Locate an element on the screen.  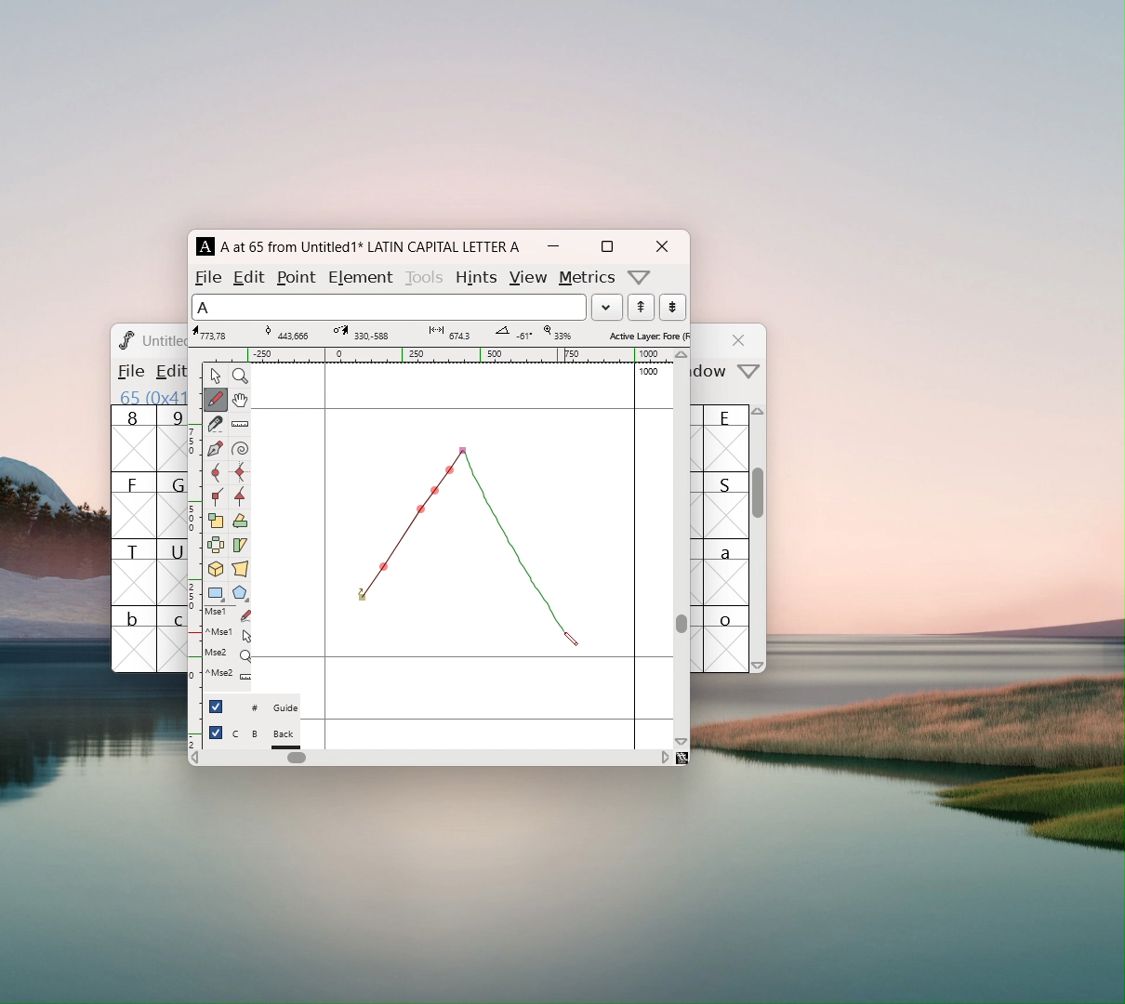
angle is located at coordinates (510, 333).